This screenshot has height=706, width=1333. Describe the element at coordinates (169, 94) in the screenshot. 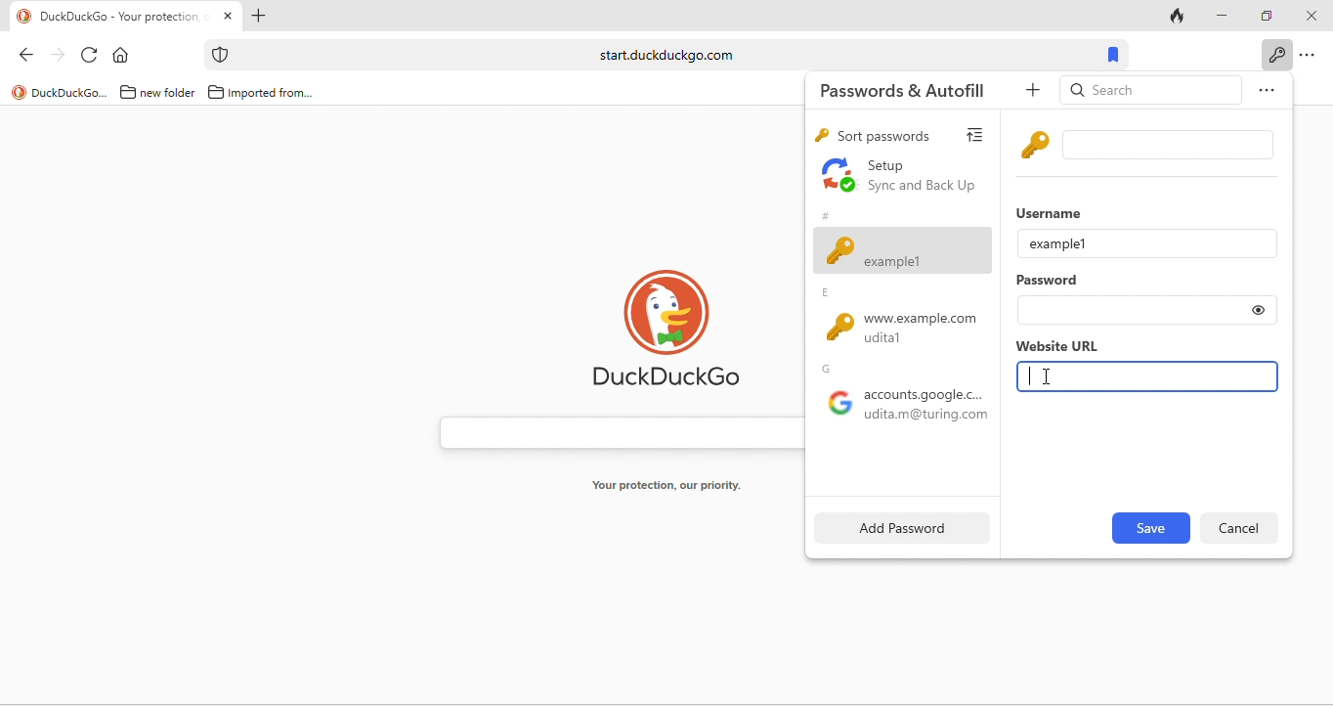

I see `new folder` at that location.